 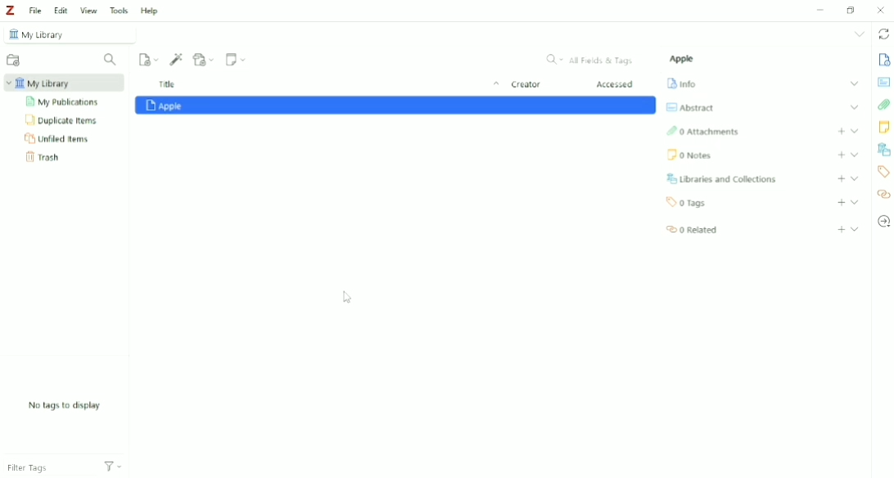 What do you see at coordinates (883, 105) in the screenshot?
I see `Attachments` at bounding box center [883, 105].